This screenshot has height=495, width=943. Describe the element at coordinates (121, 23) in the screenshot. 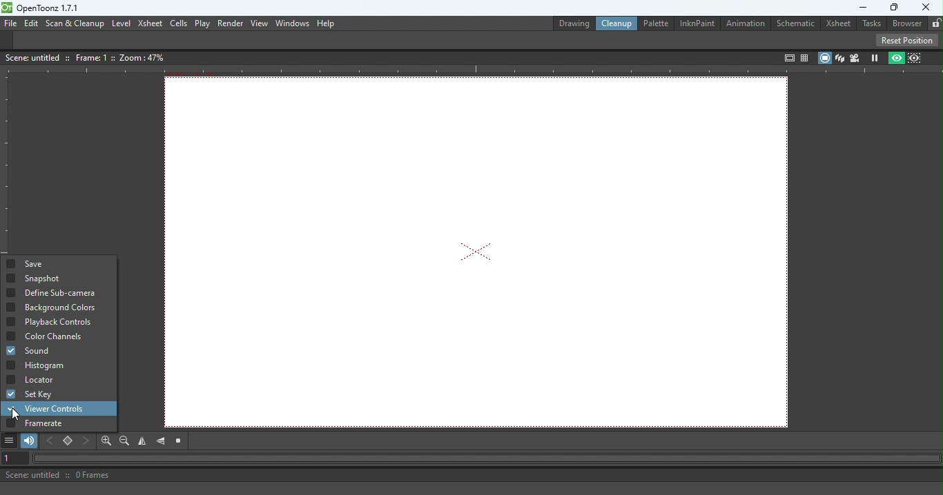

I see `Level` at that location.